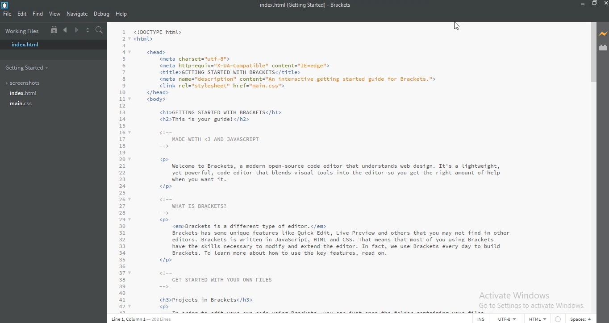  I want to click on logo, so click(4, 5).